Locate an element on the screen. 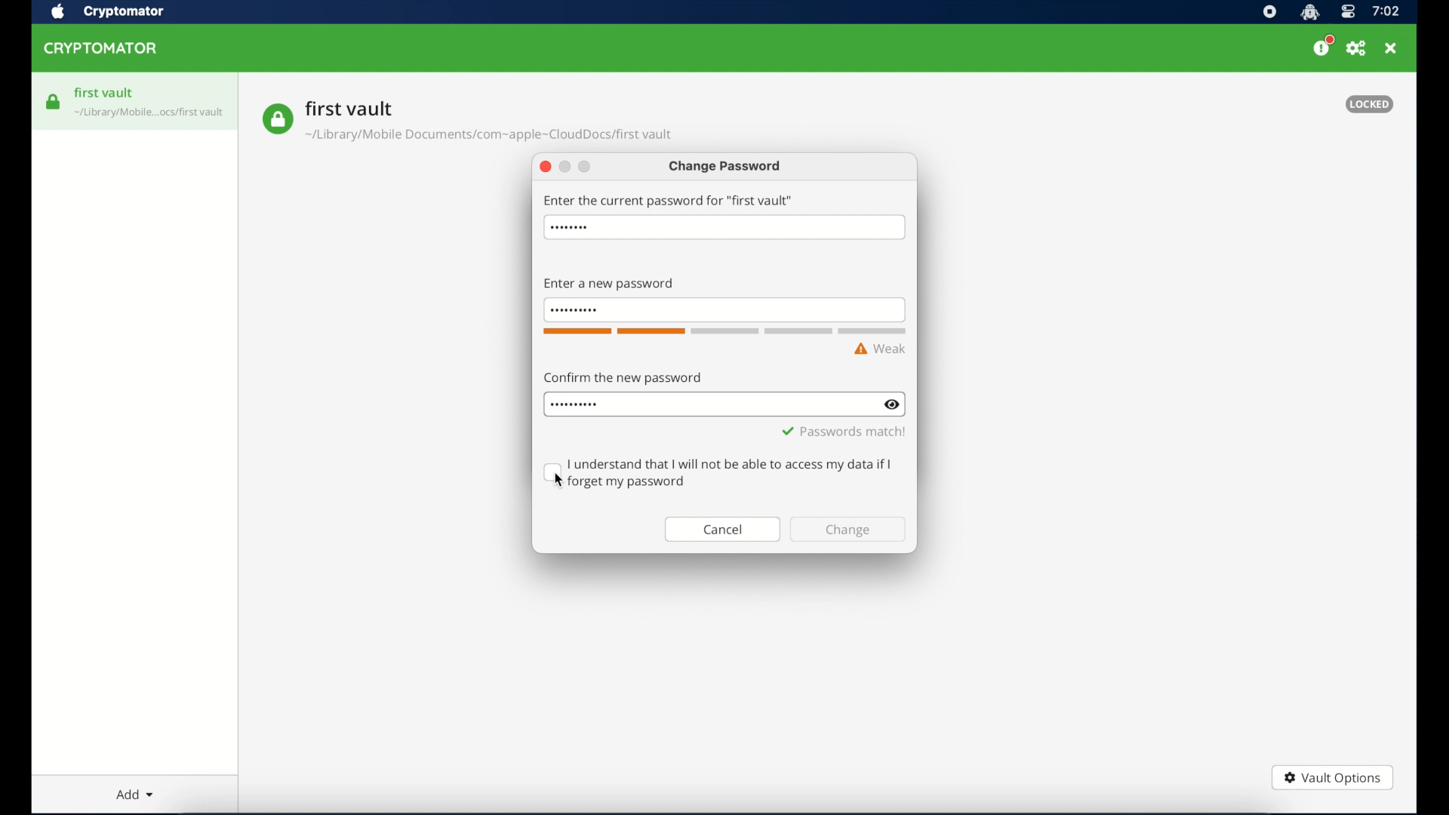 This screenshot has width=1449, height=815. cancel is located at coordinates (722, 530).